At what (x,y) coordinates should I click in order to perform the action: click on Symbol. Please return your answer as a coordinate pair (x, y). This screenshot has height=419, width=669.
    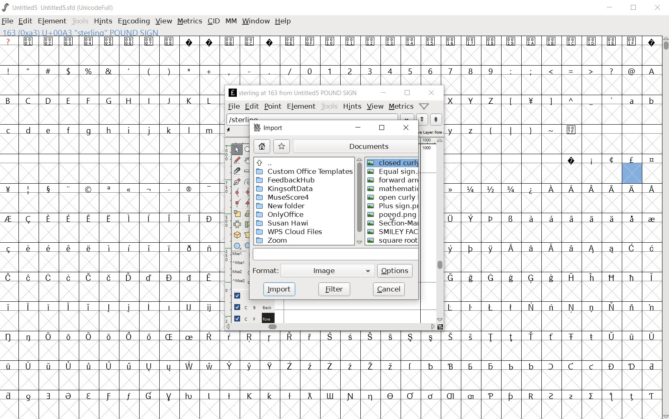
    Looking at the image, I should click on (453, 249).